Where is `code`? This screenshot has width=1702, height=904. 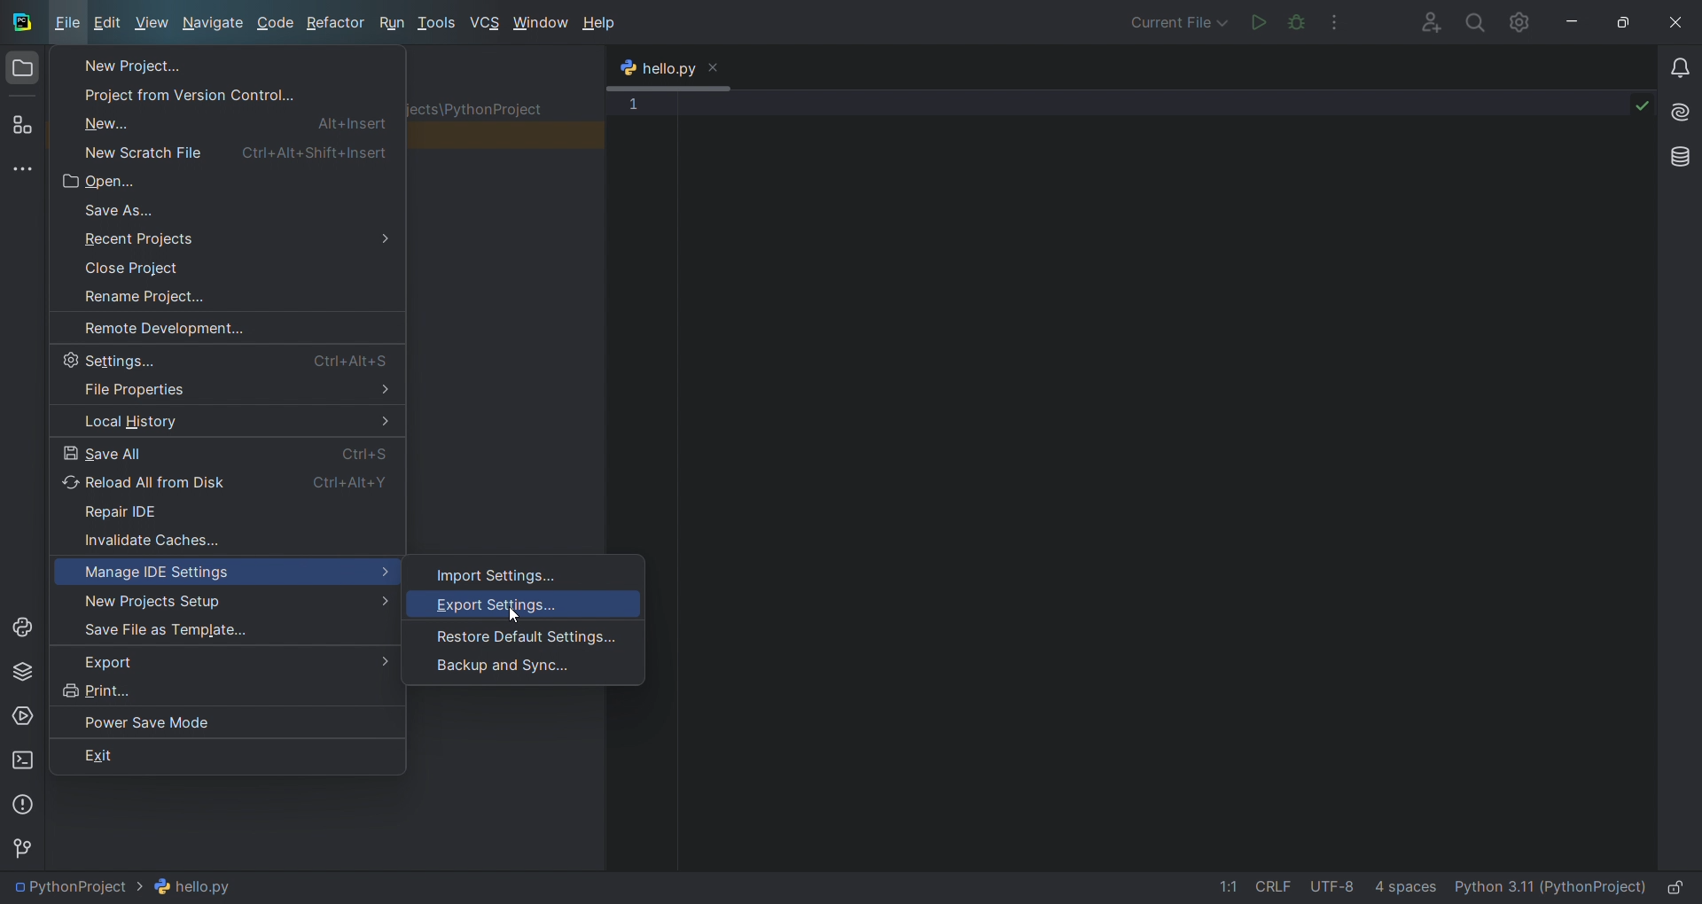 code is located at coordinates (277, 23).